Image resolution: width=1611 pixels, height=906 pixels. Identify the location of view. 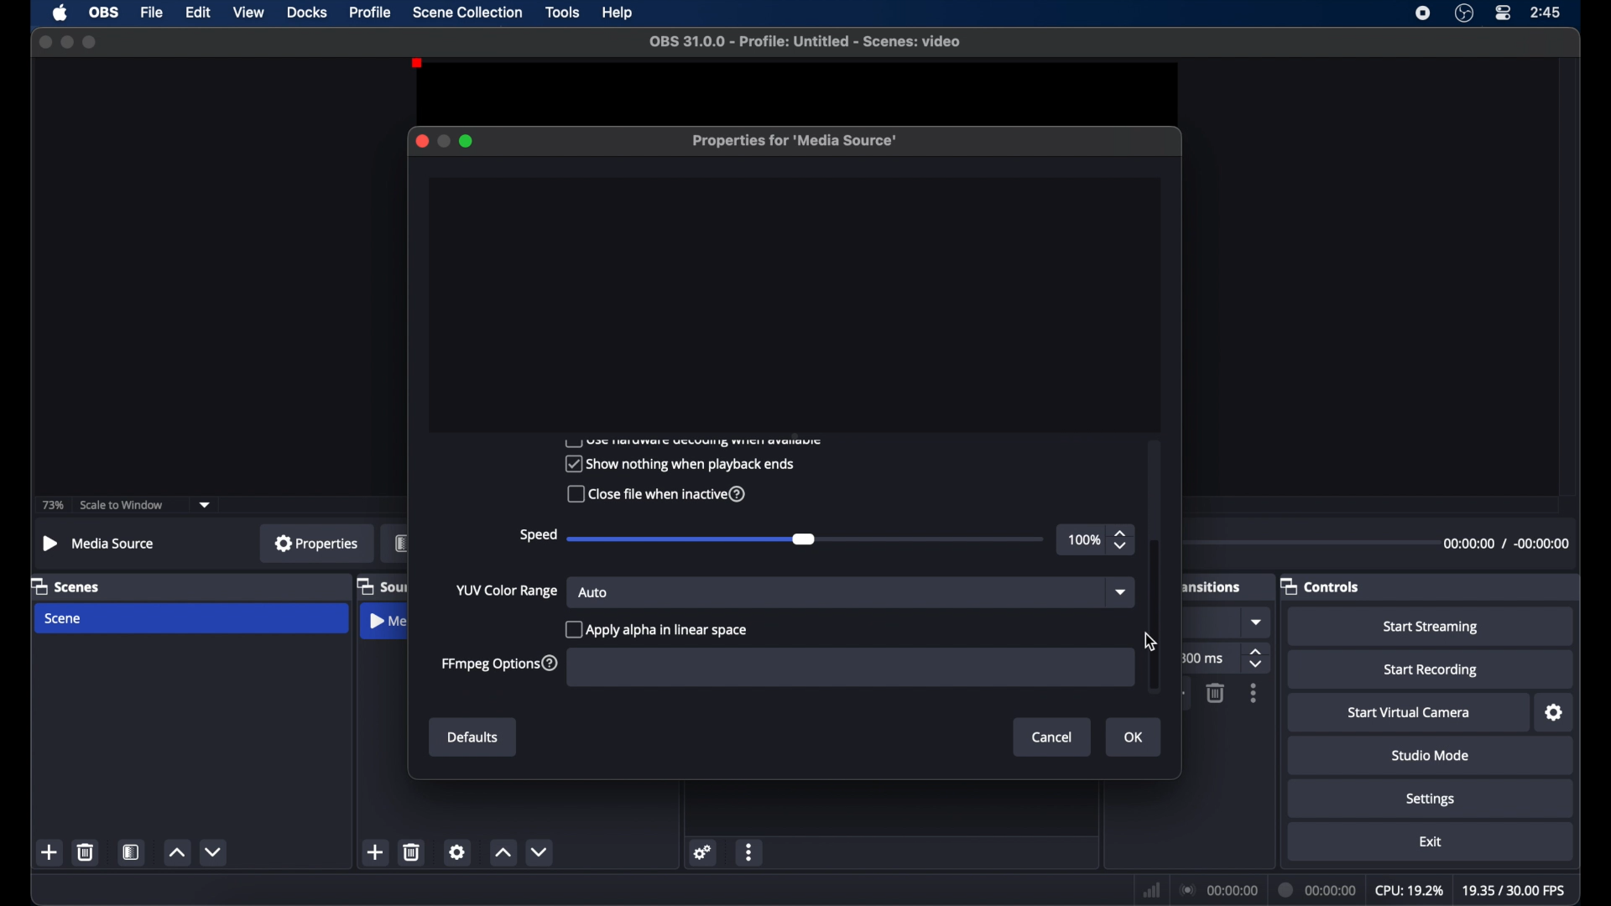
(248, 12).